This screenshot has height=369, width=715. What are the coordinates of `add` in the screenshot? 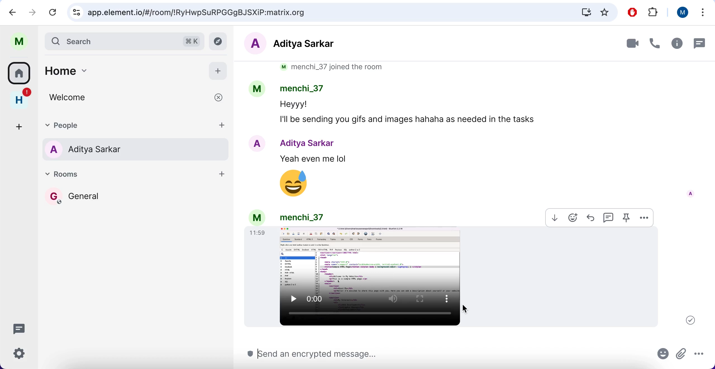 It's located at (21, 124).